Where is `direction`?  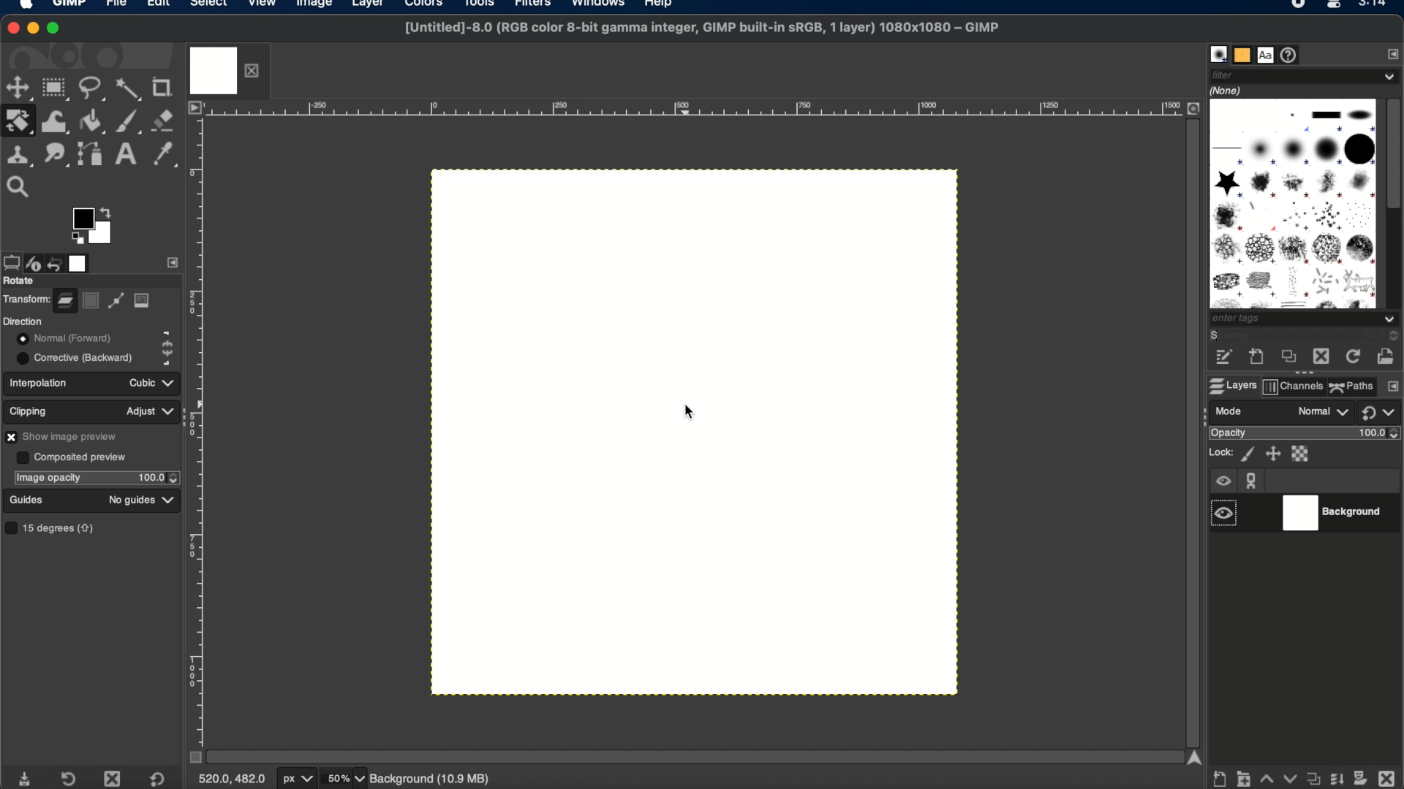
direction is located at coordinates (23, 321).